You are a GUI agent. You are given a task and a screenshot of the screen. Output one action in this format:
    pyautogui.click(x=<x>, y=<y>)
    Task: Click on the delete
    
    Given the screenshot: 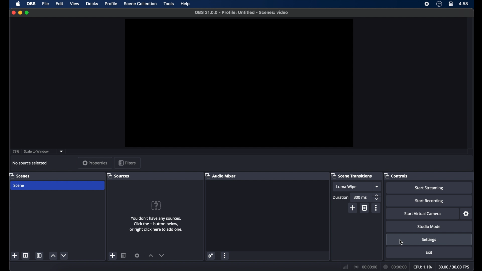 What is the action you would take?
    pyautogui.click(x=26, y=255)
    